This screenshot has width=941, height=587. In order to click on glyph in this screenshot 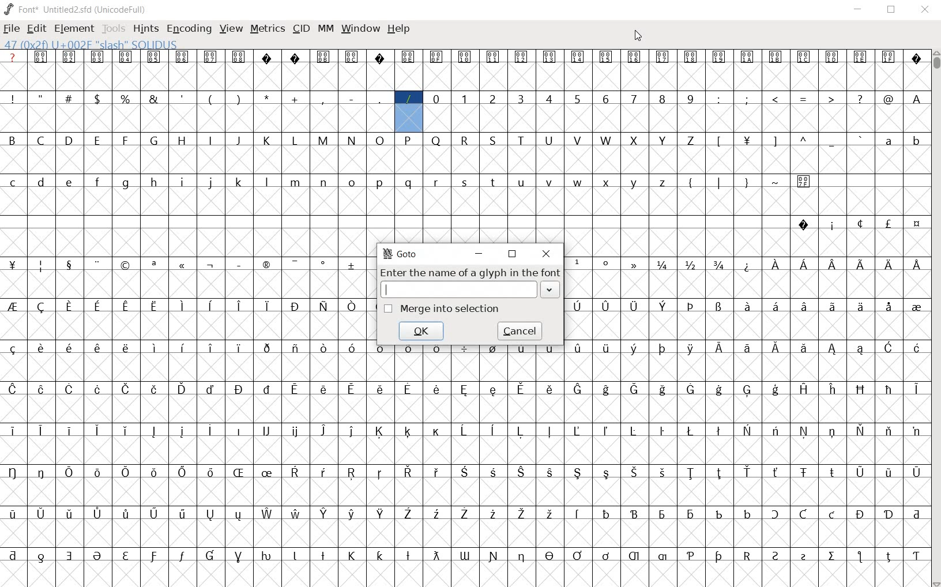, I will do `click(550, 513)`.